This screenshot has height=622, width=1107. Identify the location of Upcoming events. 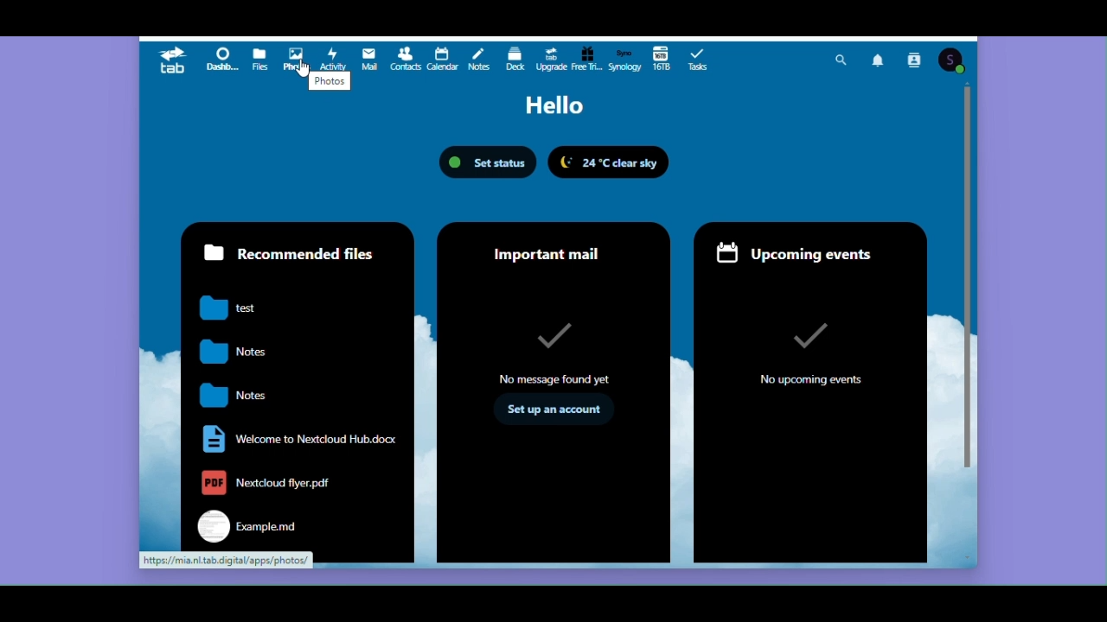
(812, 393).